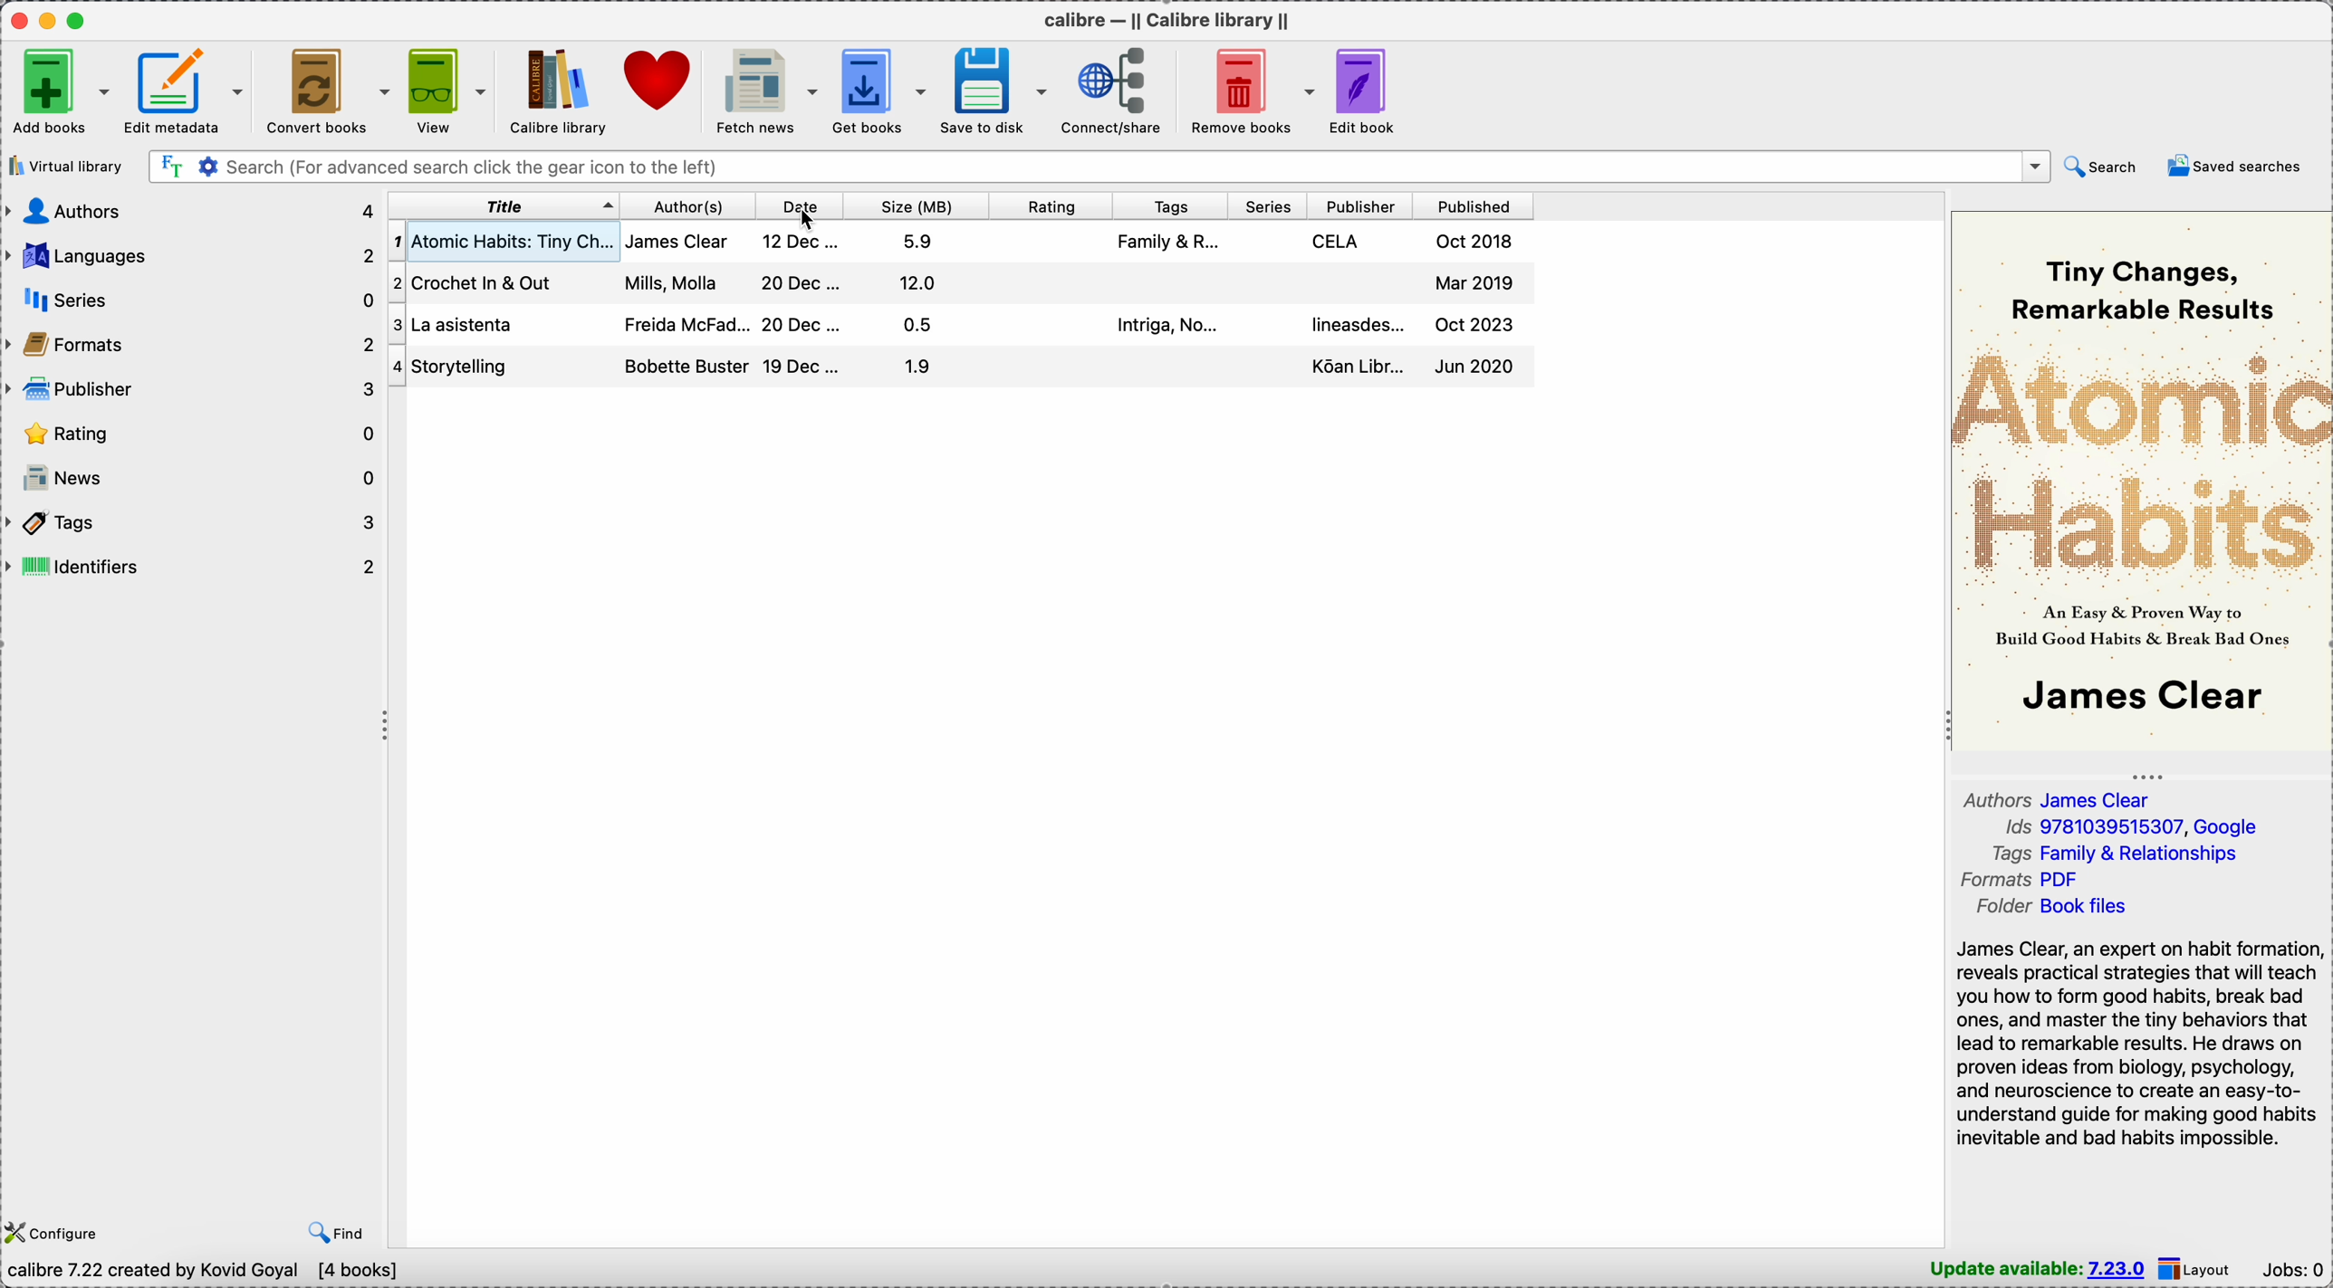 The image size is (2333, 1288). I want to click on Ids 9781039515307, Google, so click(2130, 826).